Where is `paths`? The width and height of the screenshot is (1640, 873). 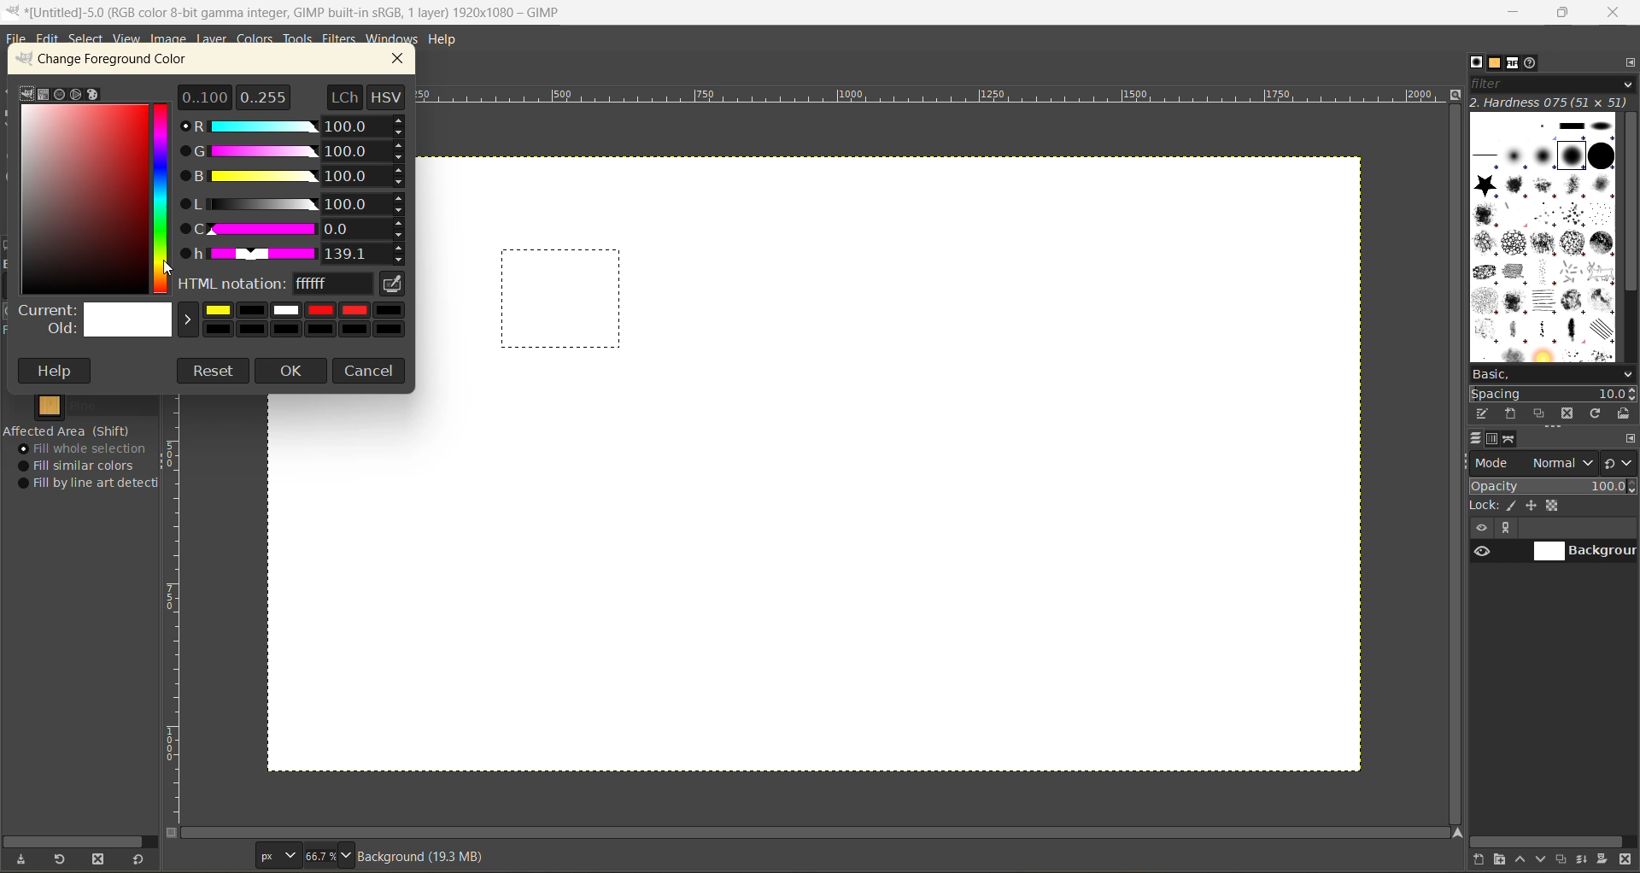 paths is located at coordinates (1512, 440).